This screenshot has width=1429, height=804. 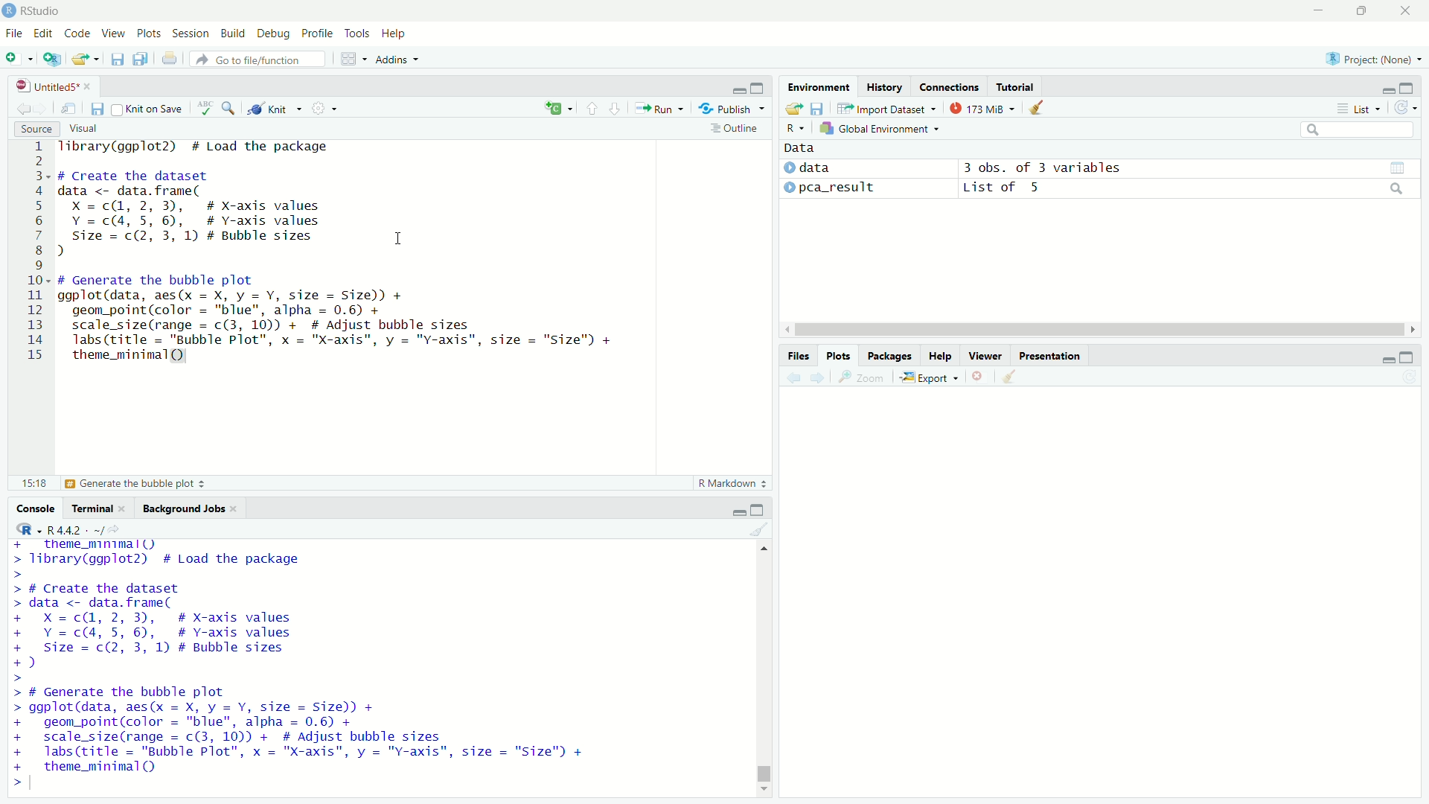 What do you see at coordinates (1359, 108) in the screenshot?
I see `list view` at bounding box center [1359, 108].